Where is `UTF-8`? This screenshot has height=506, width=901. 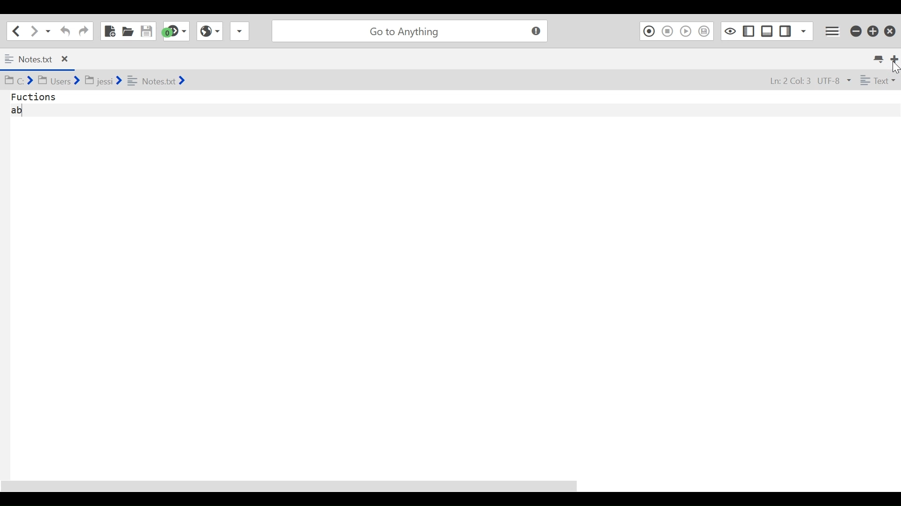
UTF-8 is located at coordinates (835, 80).